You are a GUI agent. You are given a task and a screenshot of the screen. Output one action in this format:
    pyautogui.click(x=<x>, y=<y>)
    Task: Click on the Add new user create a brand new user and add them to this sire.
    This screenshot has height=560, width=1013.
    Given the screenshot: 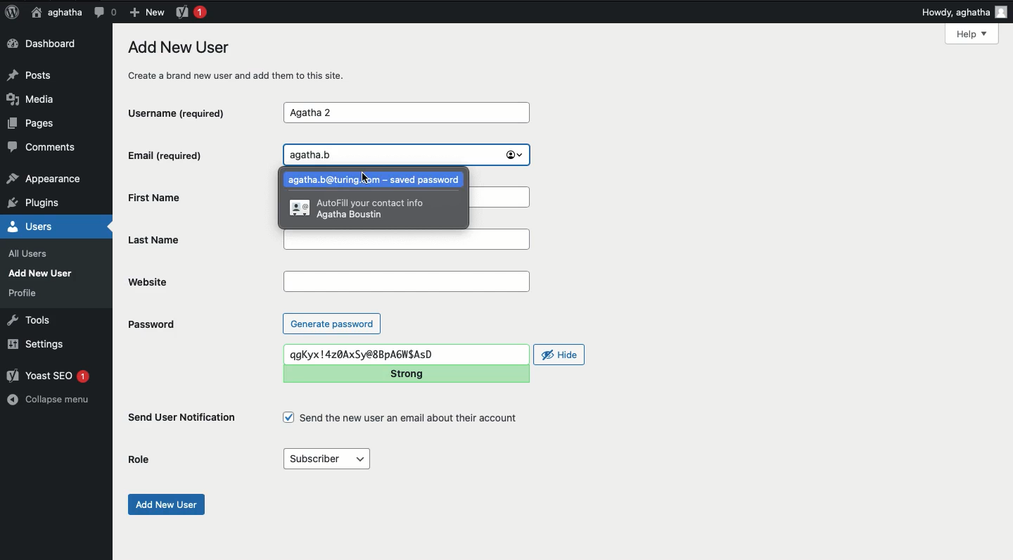 What is the action you would take?
    pyautogui.click(x=244, y=61)
    